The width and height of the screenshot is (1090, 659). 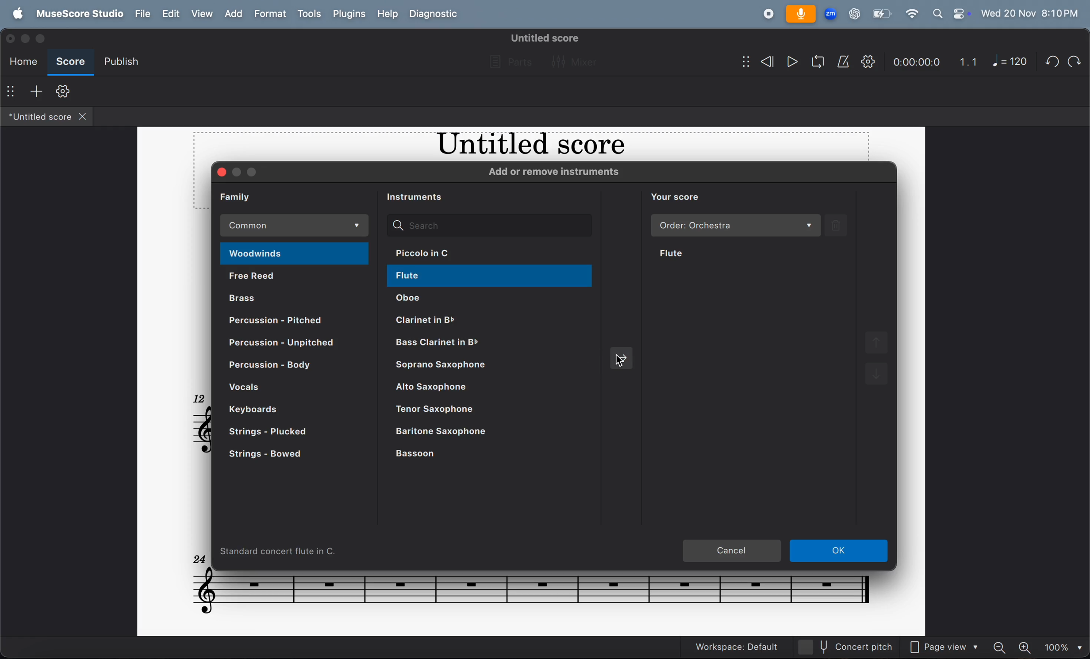 I want to click on maximize, so click(x=256, y=172).